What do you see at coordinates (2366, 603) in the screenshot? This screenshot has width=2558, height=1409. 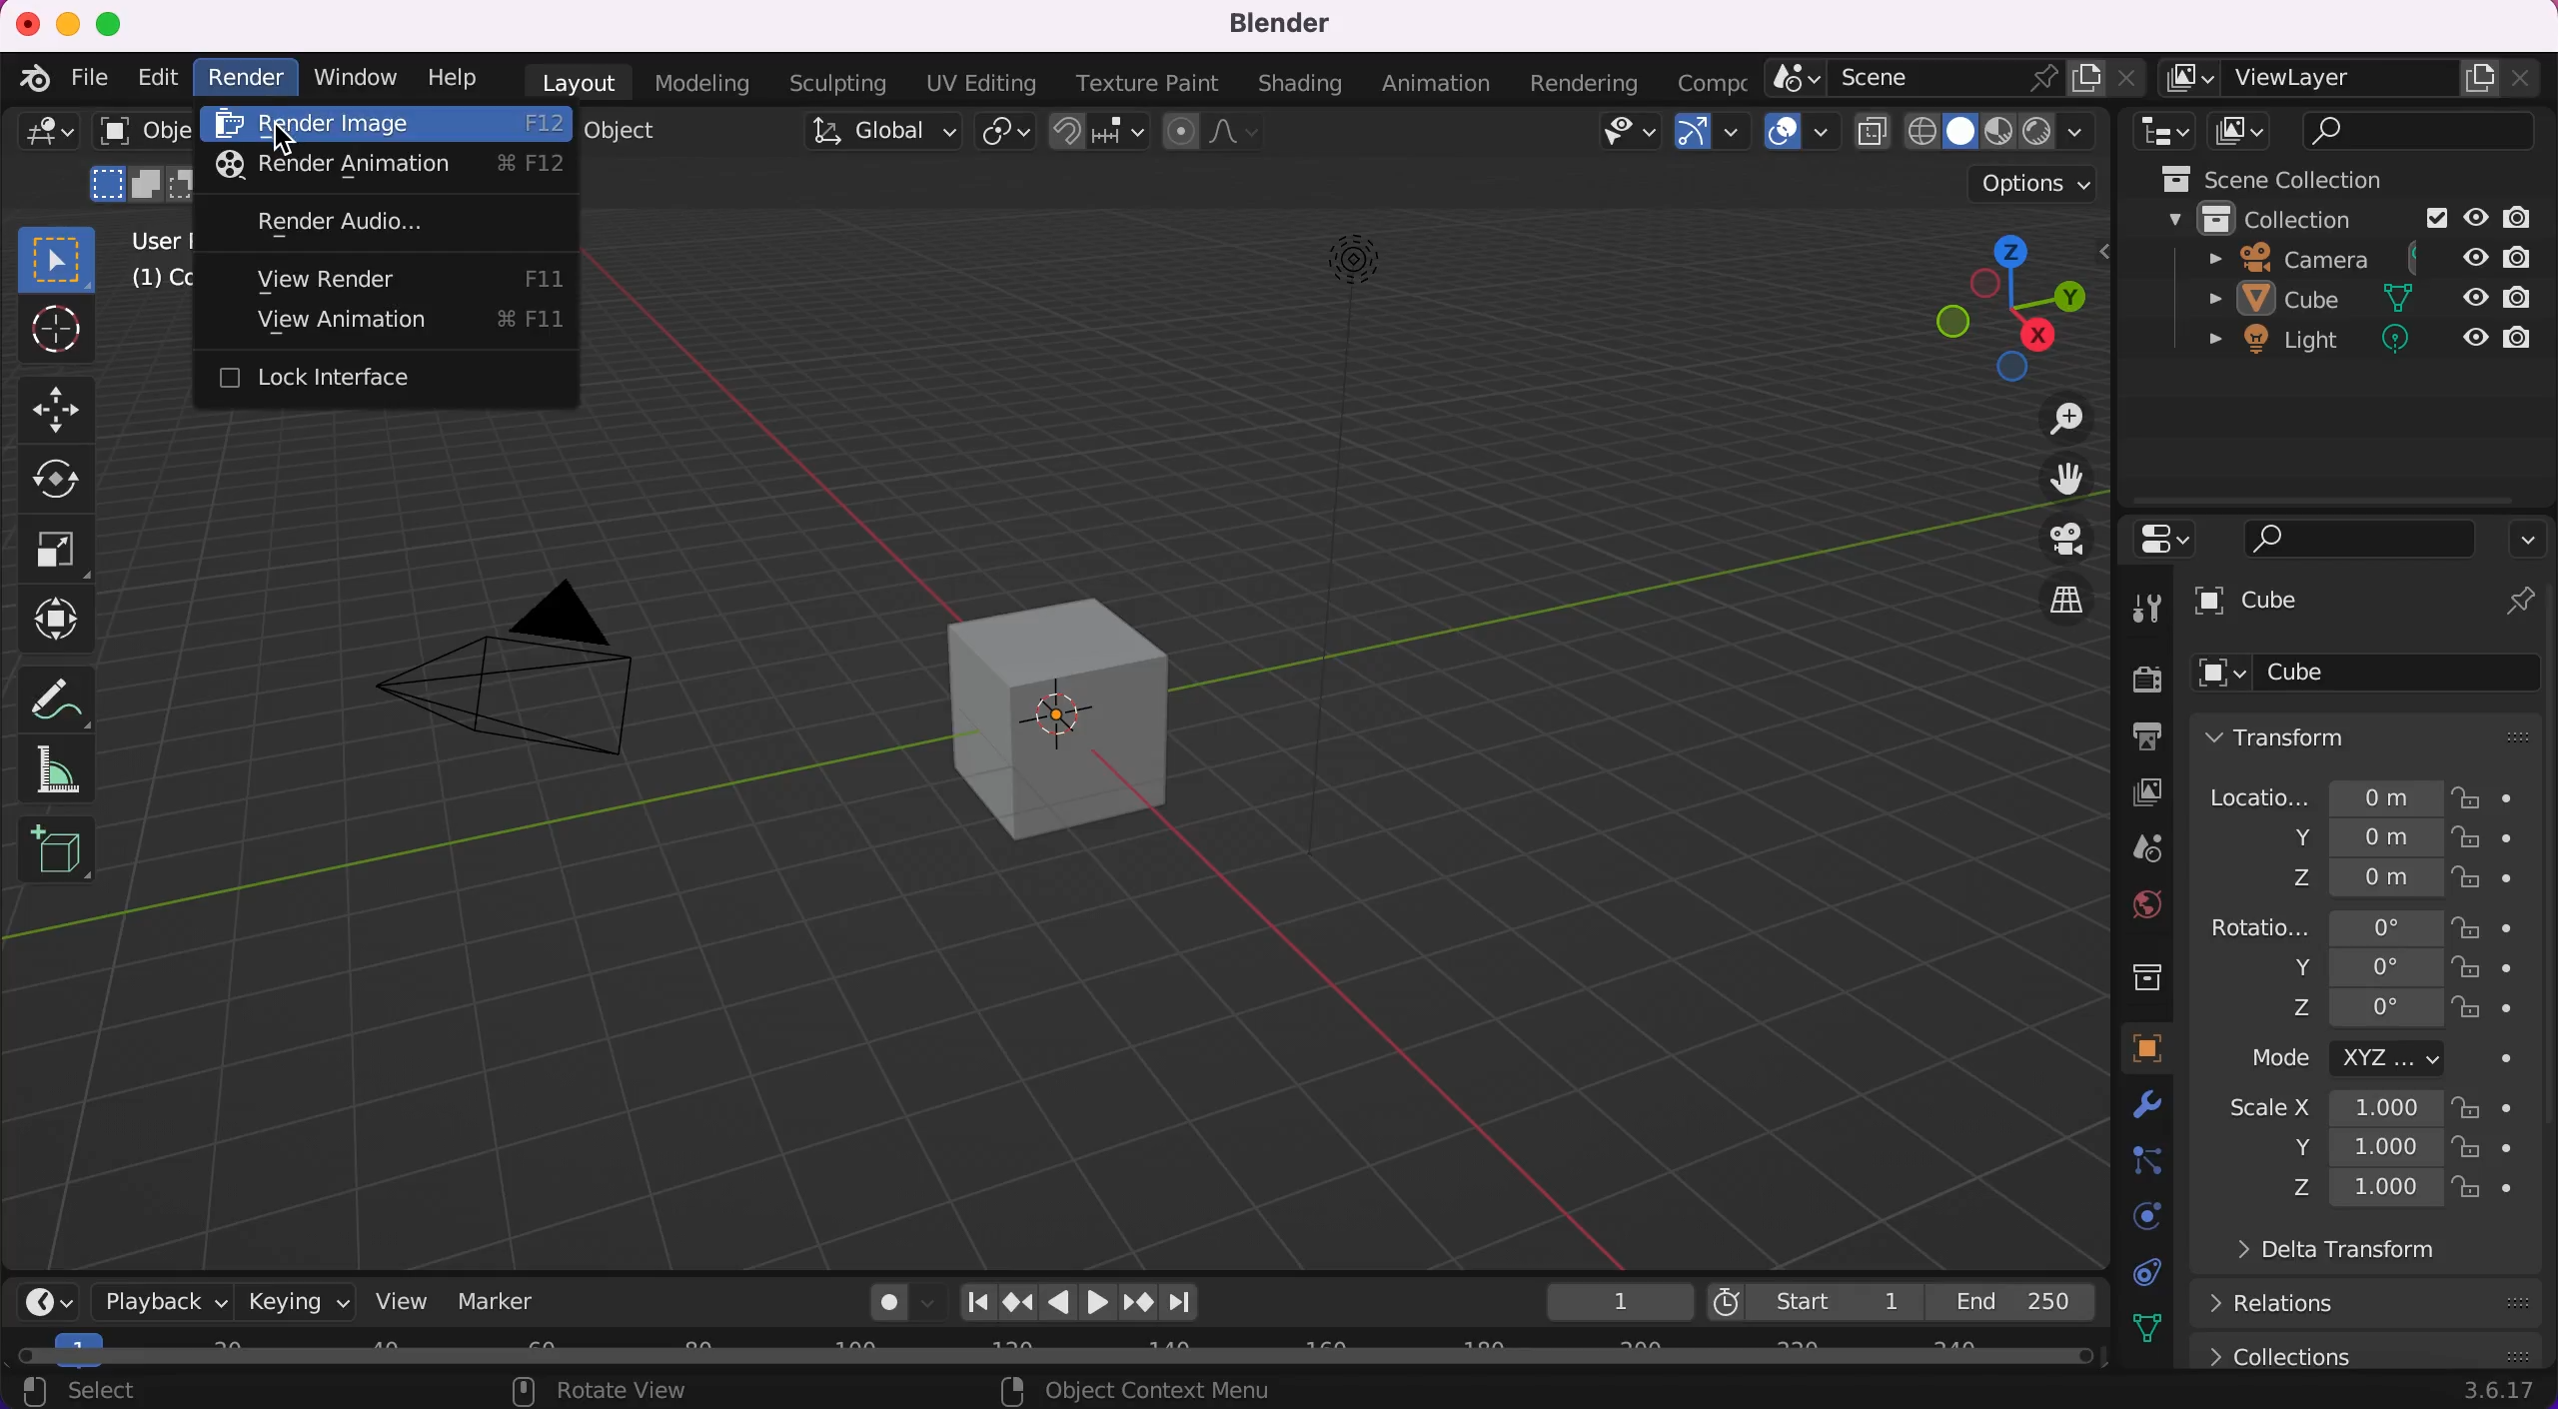 I see `cube` at bounding box center [2366, 603].